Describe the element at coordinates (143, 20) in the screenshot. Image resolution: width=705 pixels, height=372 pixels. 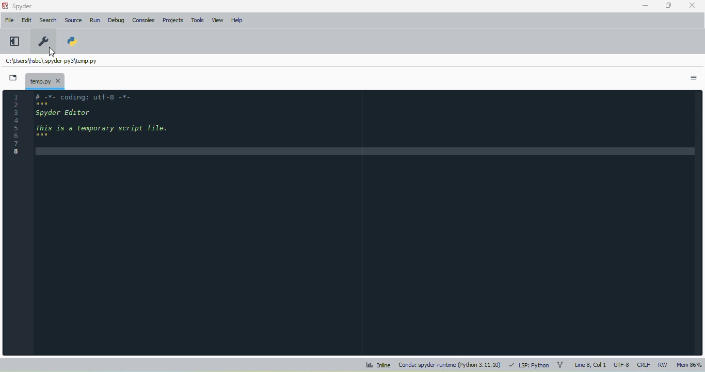
I see `consoles` at that location.